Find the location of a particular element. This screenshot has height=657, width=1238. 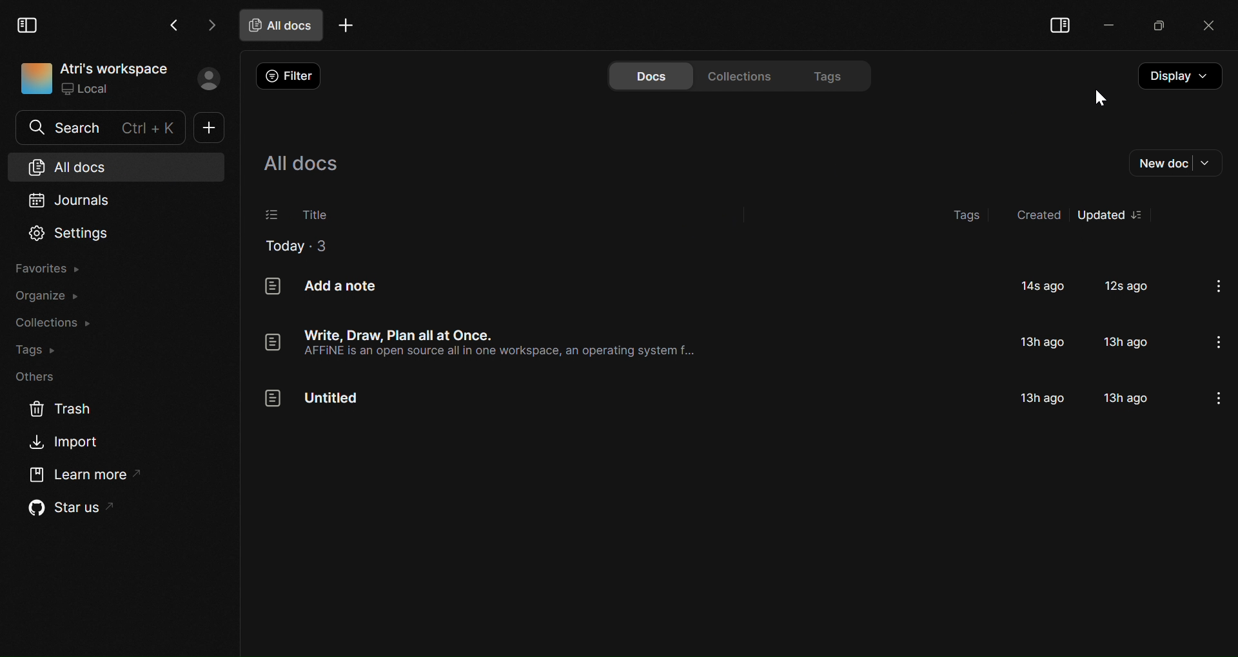

Select documents is located at coordinates (270, 215).